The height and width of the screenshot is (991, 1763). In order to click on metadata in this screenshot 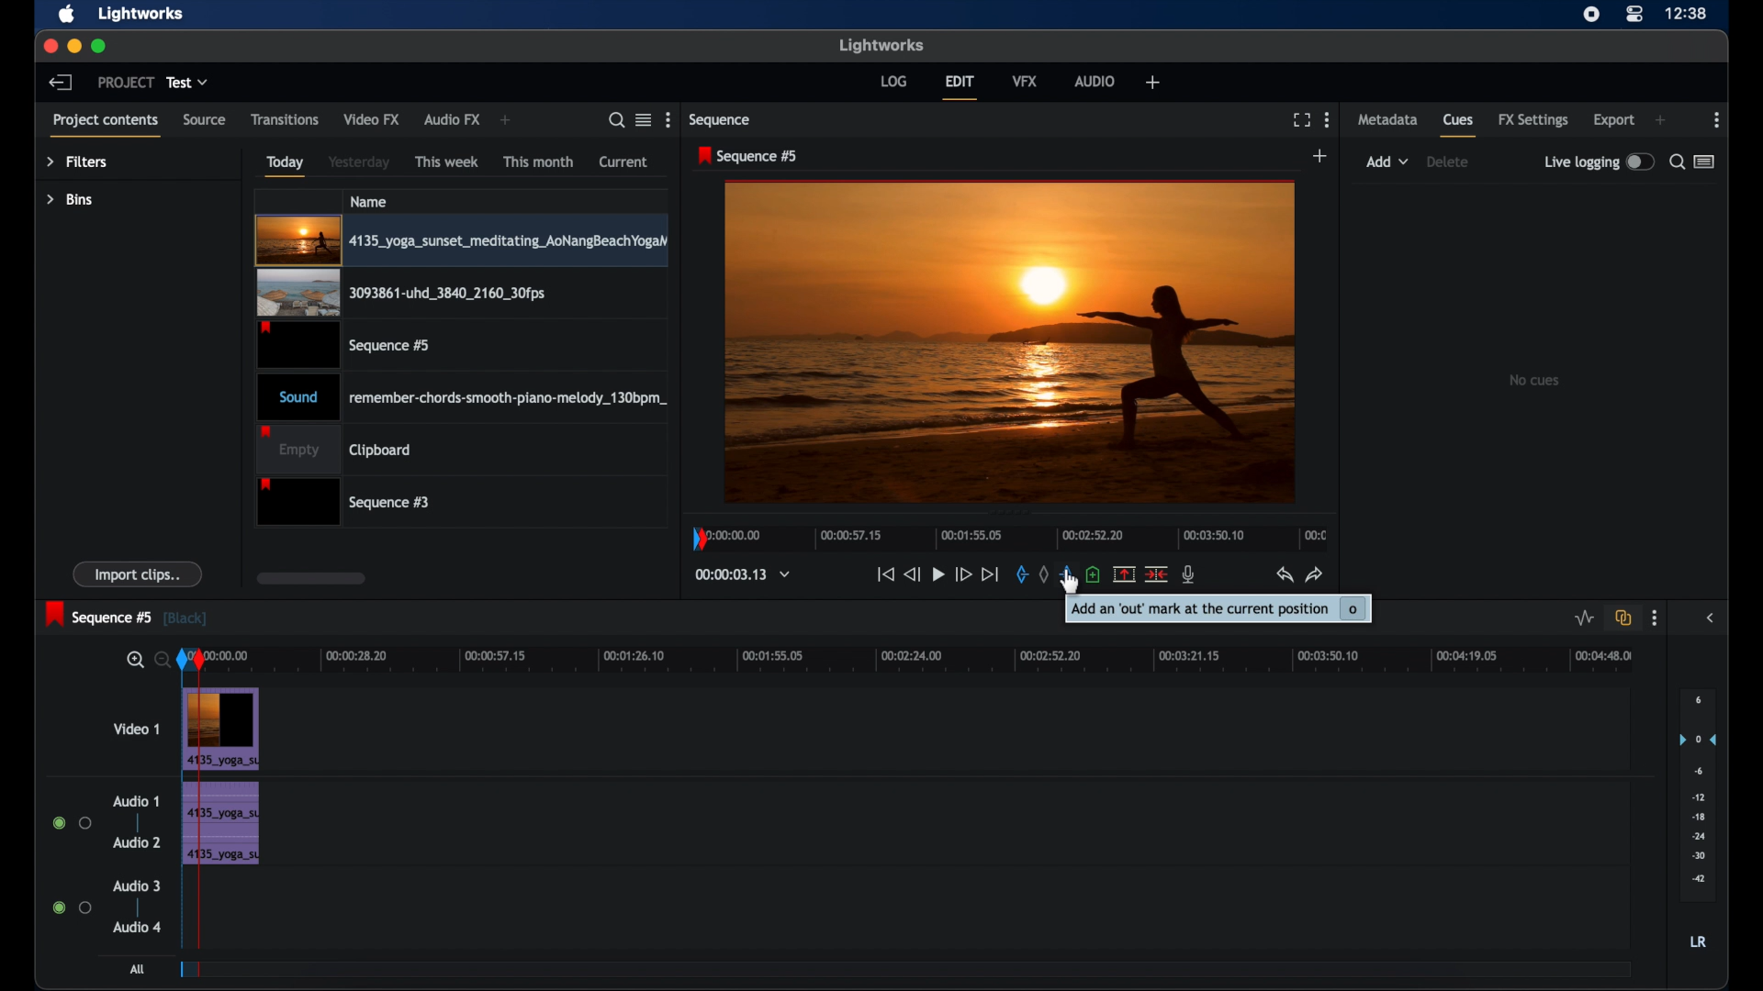, I will do `click(1388, 120)`.